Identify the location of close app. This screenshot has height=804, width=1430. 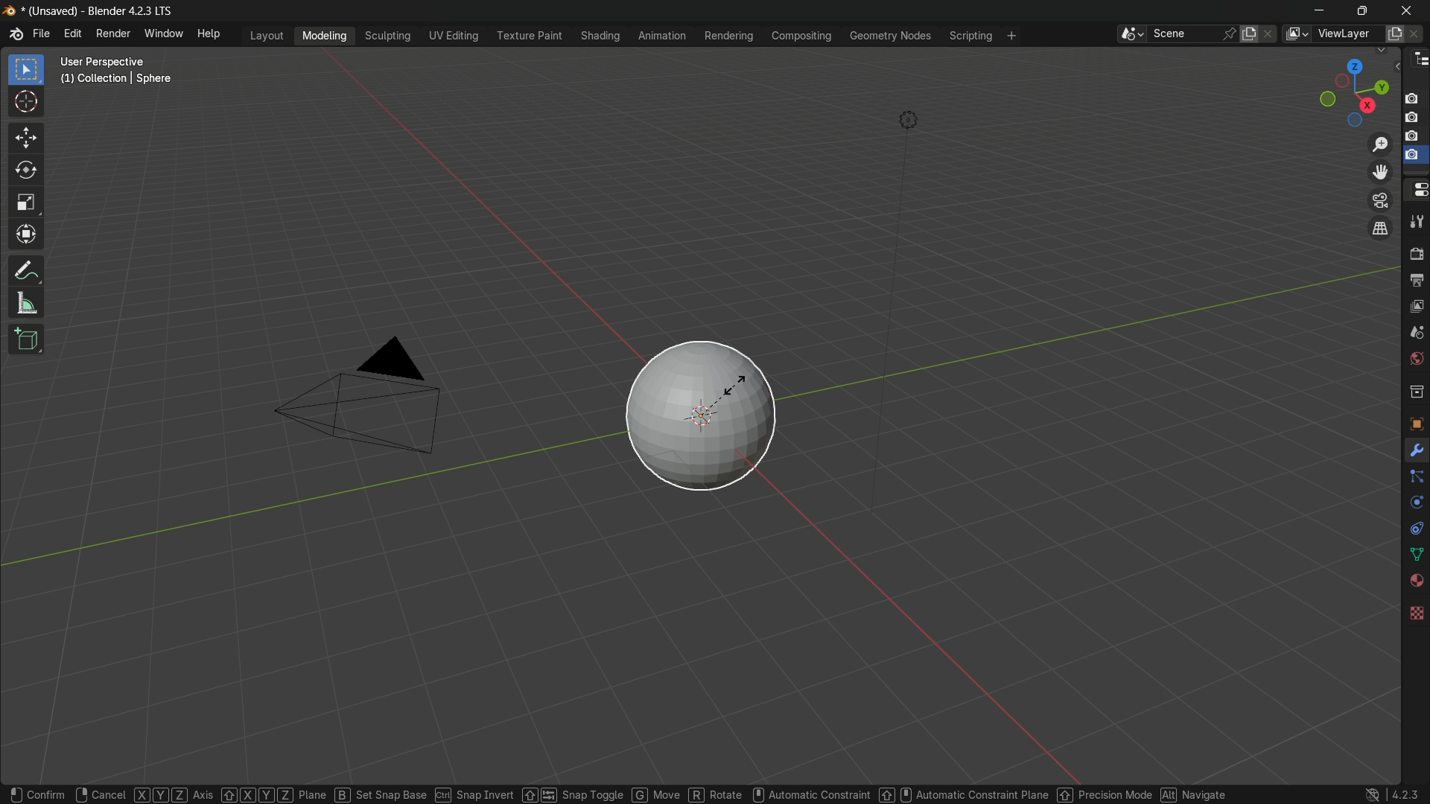
(1409, 10).